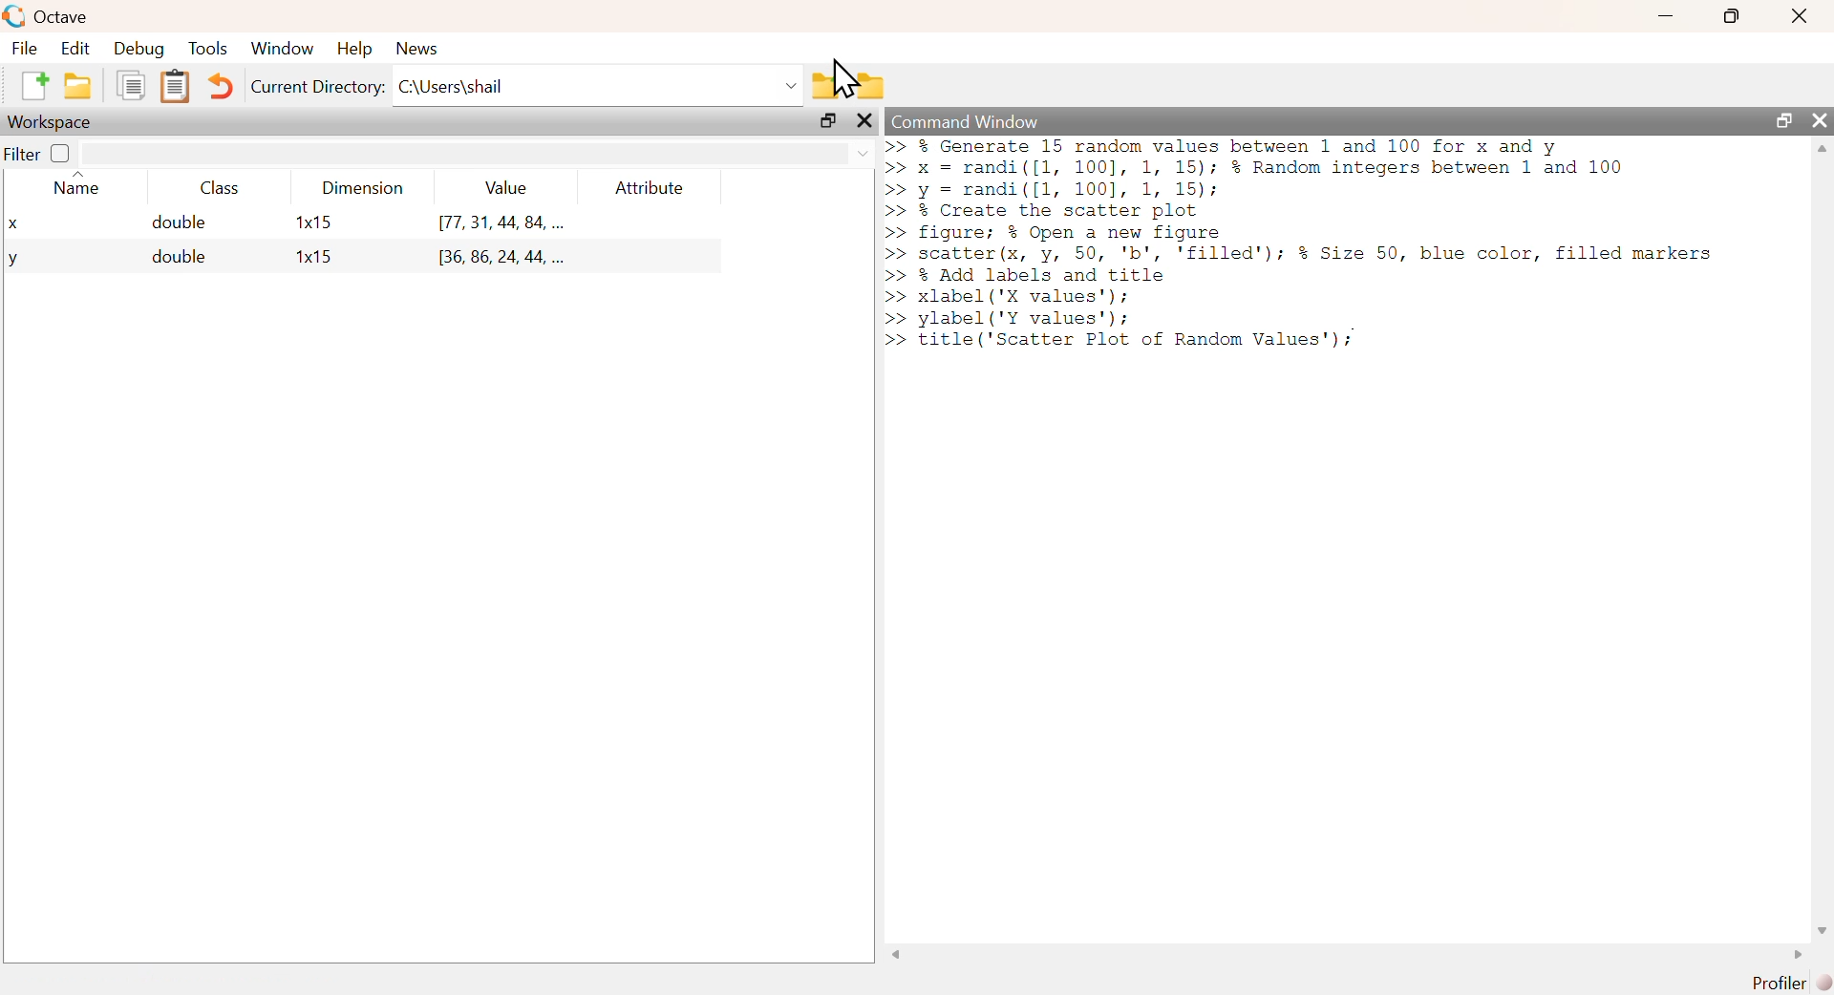 This screenshot has height=995, width=1834. Describe the element at coordinates (452, 87) in the screenshot. I see `C:\Users\shail` at that location.